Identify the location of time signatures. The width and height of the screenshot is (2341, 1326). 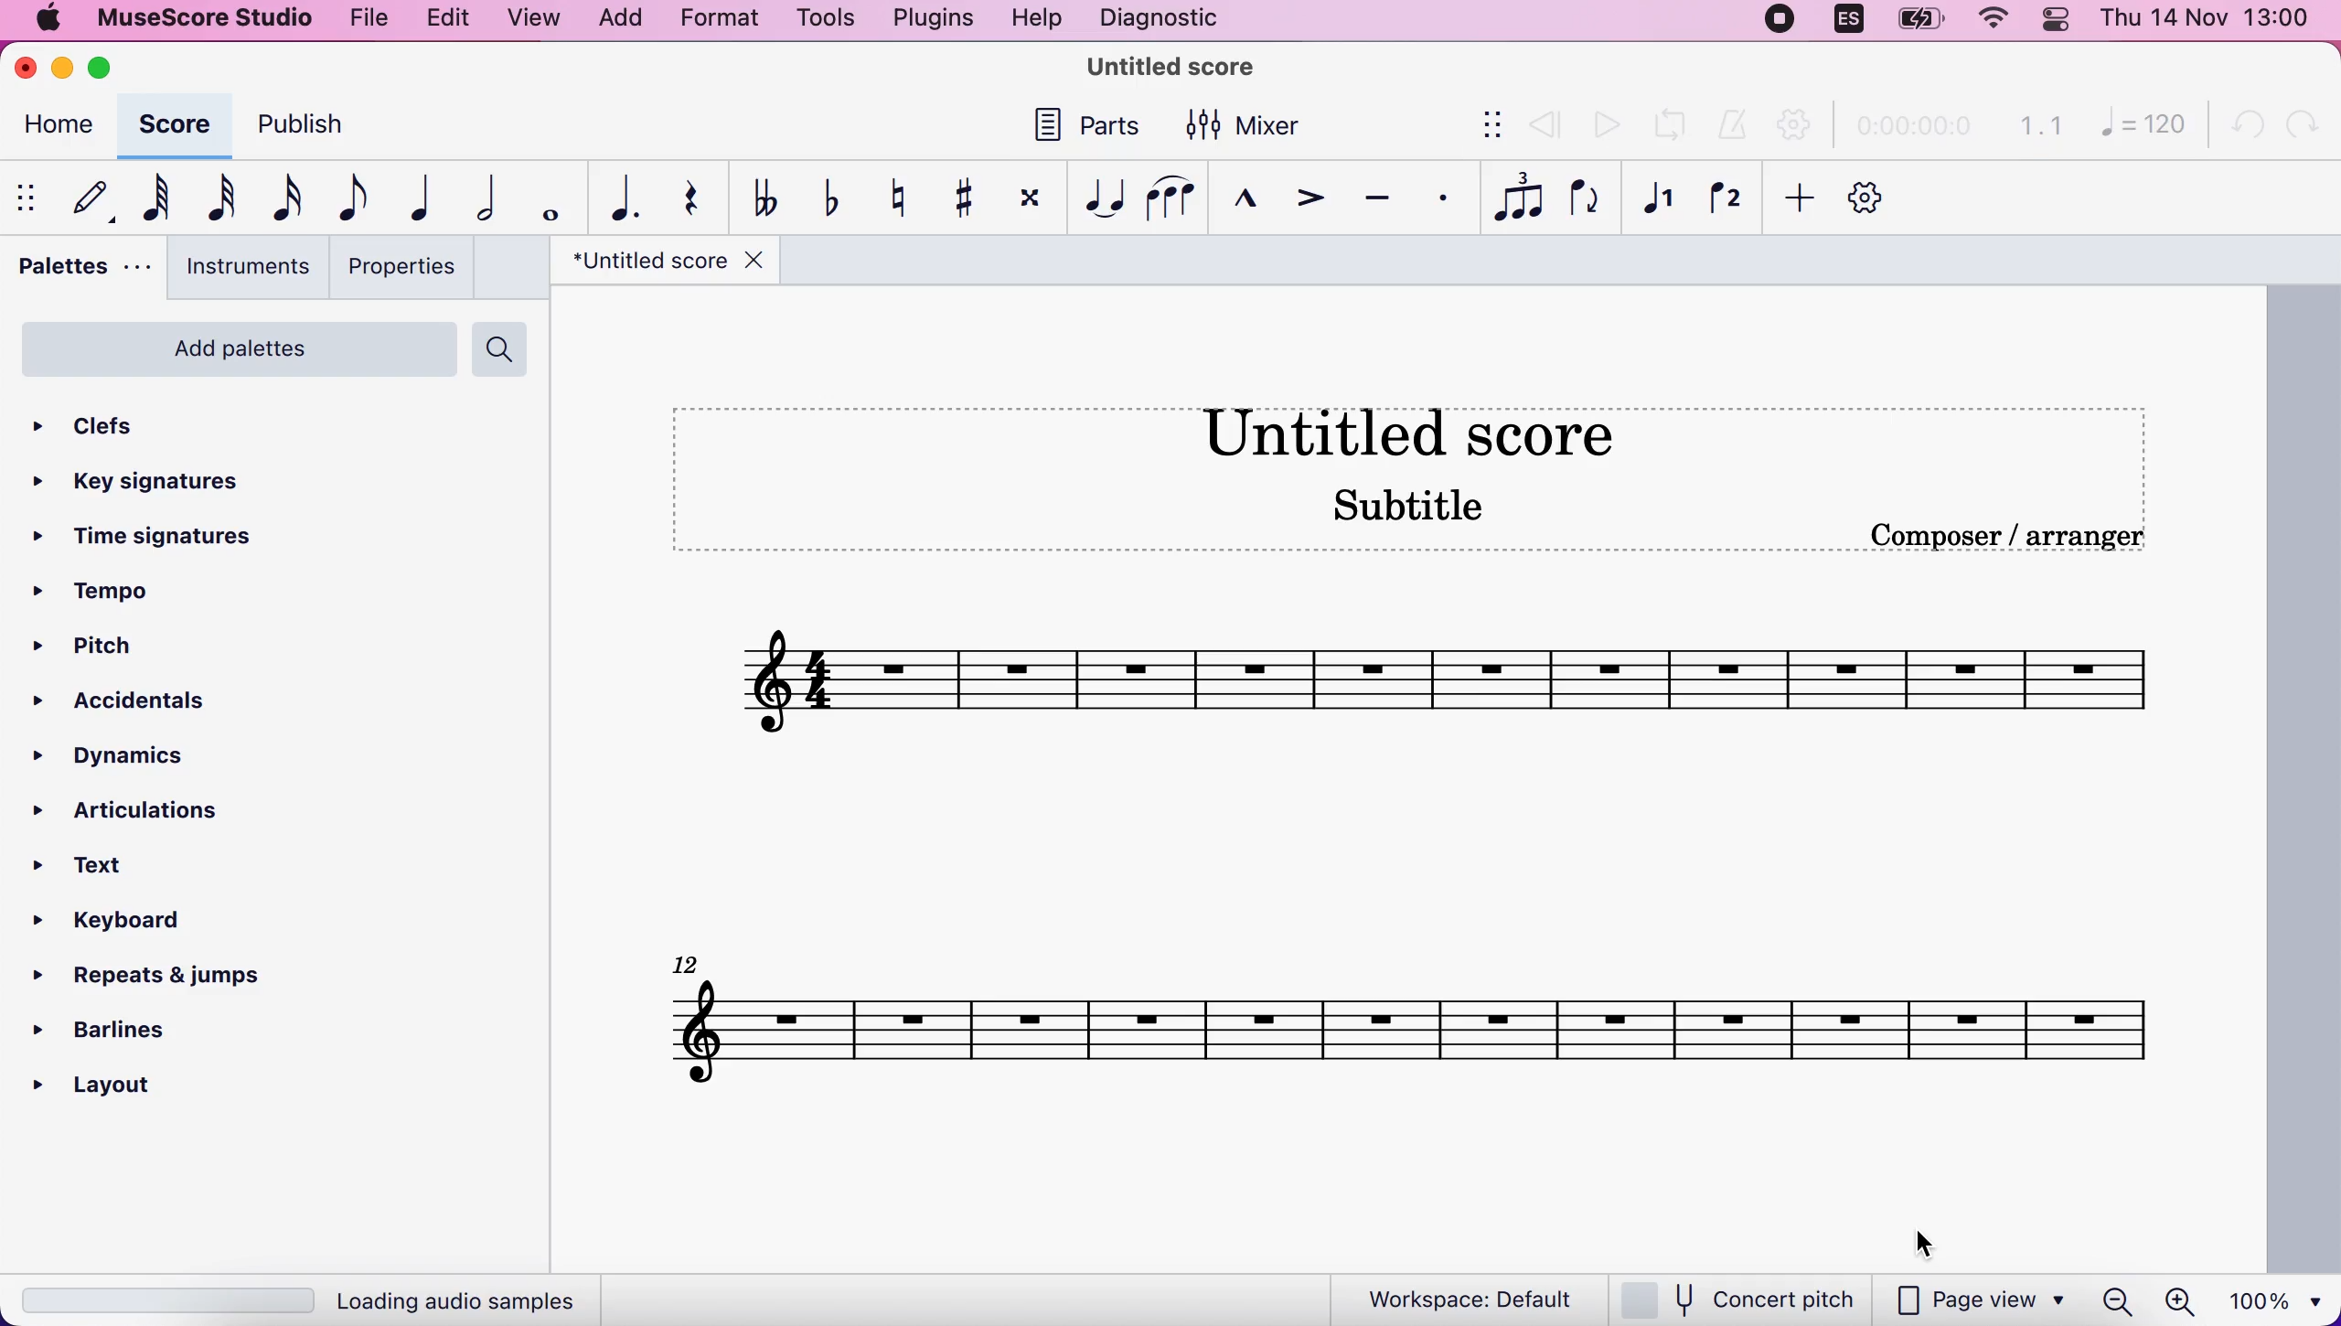
(142, 537).